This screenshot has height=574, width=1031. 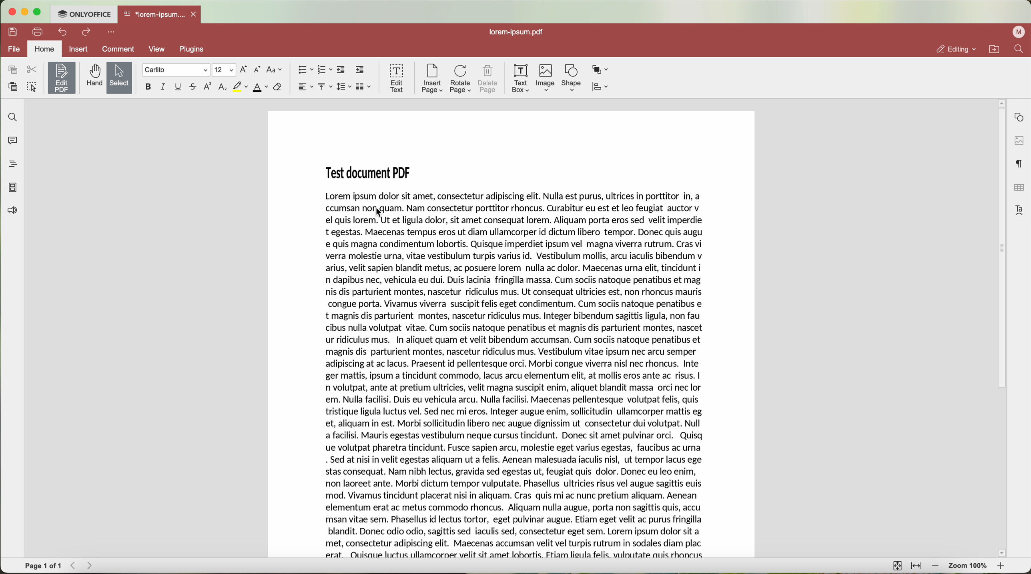 What do you see at coordinates (1020, 163) in the screenshot?
I see `paragraph settings` at bounding box center [1020, 163].